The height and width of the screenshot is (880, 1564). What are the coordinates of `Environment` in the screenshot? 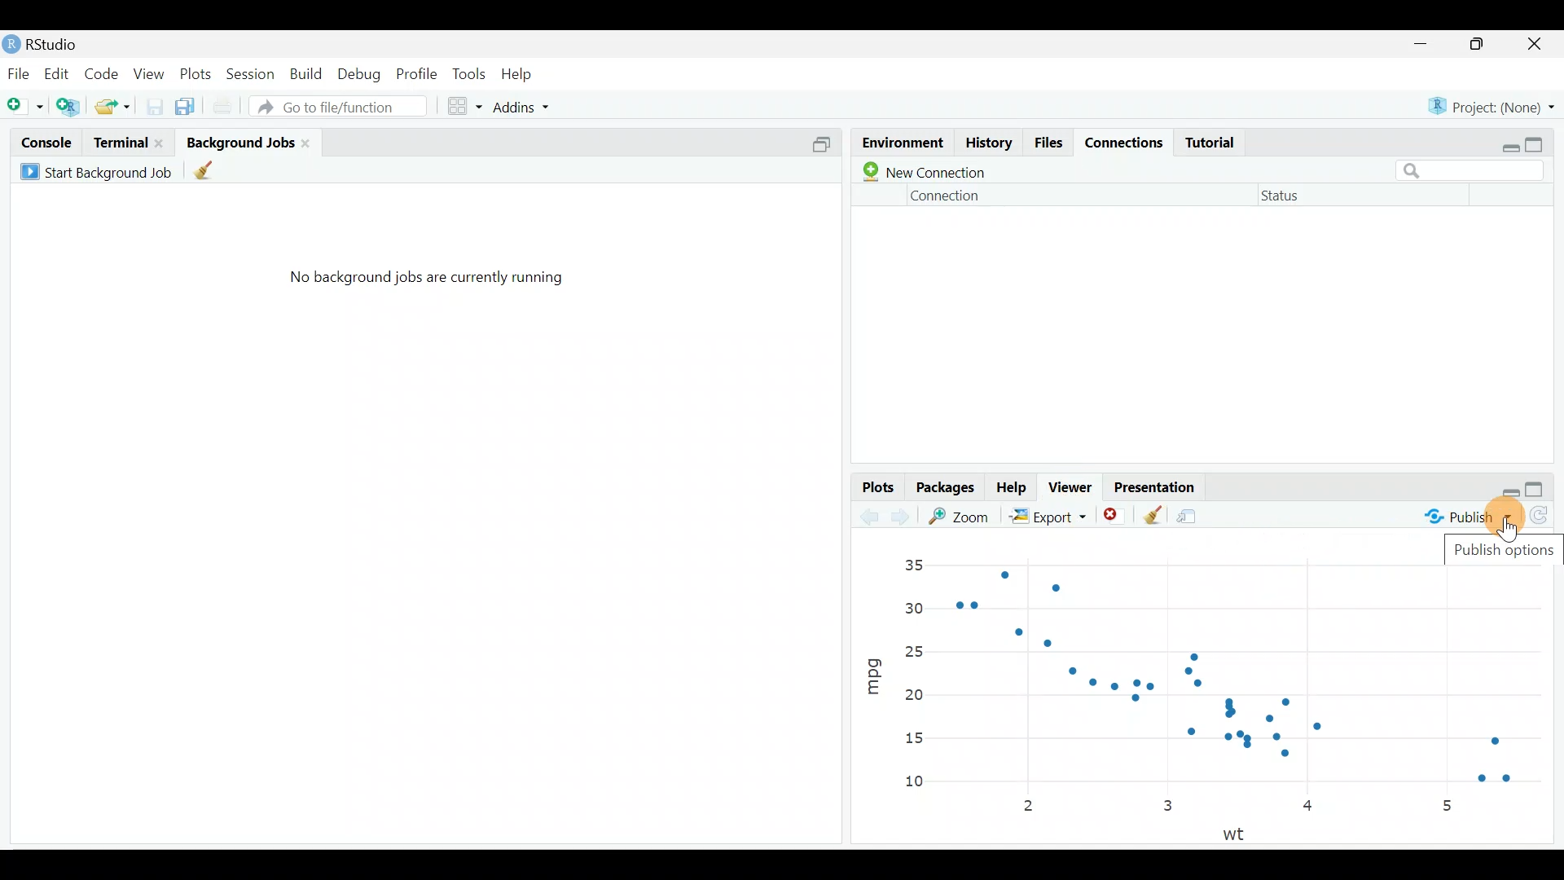 It's located at (901, 139).